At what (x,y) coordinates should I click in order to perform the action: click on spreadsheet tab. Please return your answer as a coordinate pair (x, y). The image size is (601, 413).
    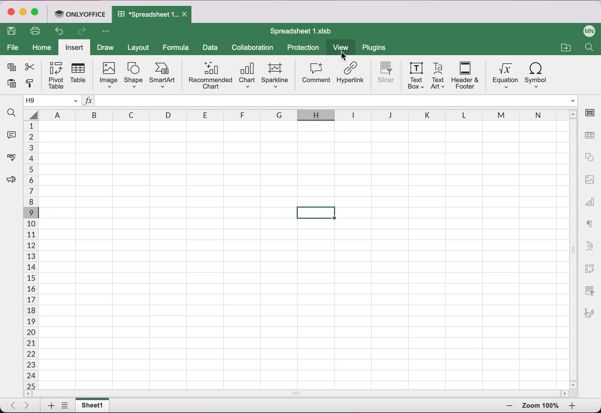
    Looking at the image, I should click on (153, 15).